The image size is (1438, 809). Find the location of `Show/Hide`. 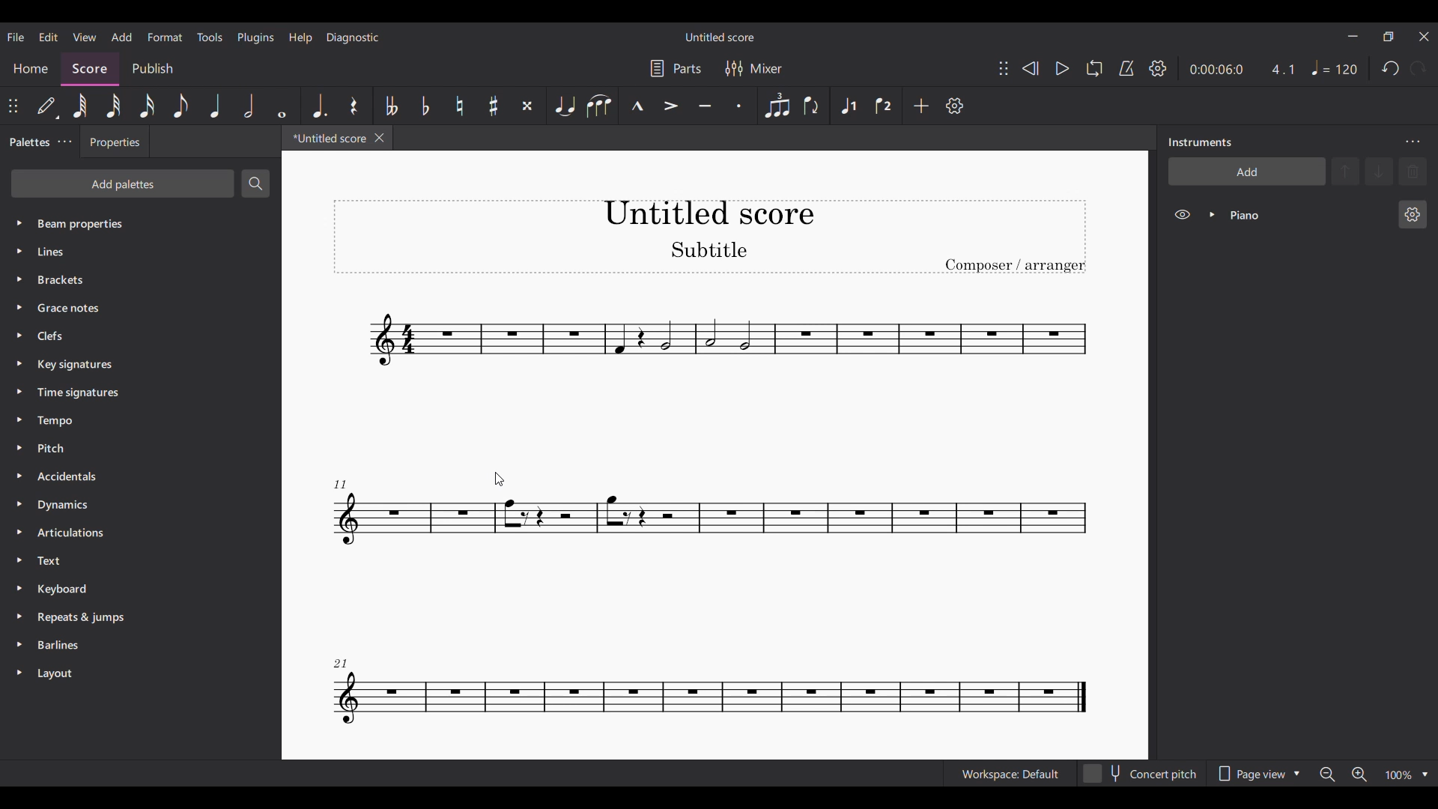

Show/Hide is located at coordinates (1182, 215).